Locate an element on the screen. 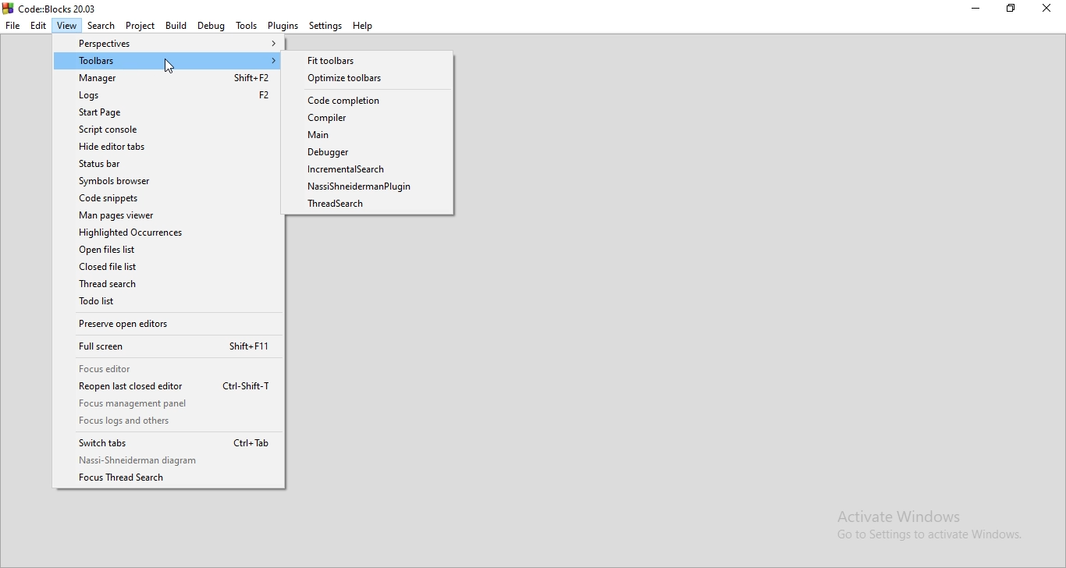 The height and width of the screenshot is (568, 1066). IncrementalSearch is located at coordinates (371, 170).